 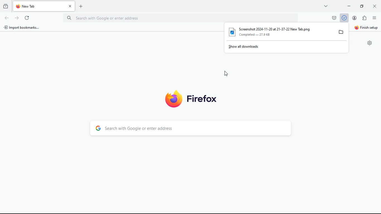 What do you see at coordinates (361, 6) in the screenshot?
I see `minimize` at bounding box center [361, 6].